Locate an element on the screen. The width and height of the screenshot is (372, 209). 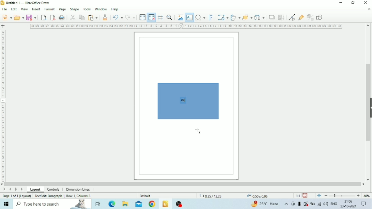
Show Draw Functions is located at coordinates (320, 18).